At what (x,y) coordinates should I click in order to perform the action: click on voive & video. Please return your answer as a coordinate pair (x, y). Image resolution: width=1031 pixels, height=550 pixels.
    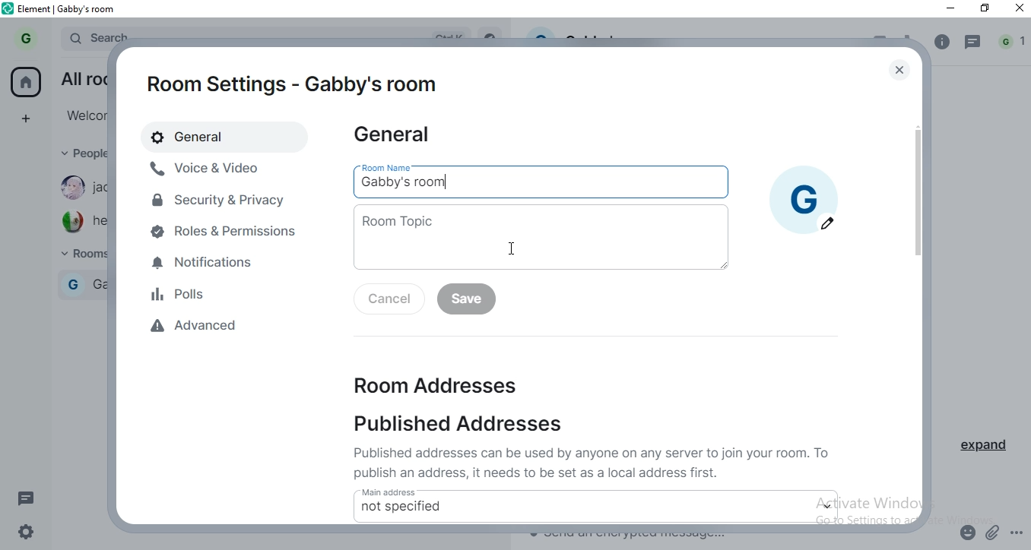
    Looking at the image, I should click on (211, 168).